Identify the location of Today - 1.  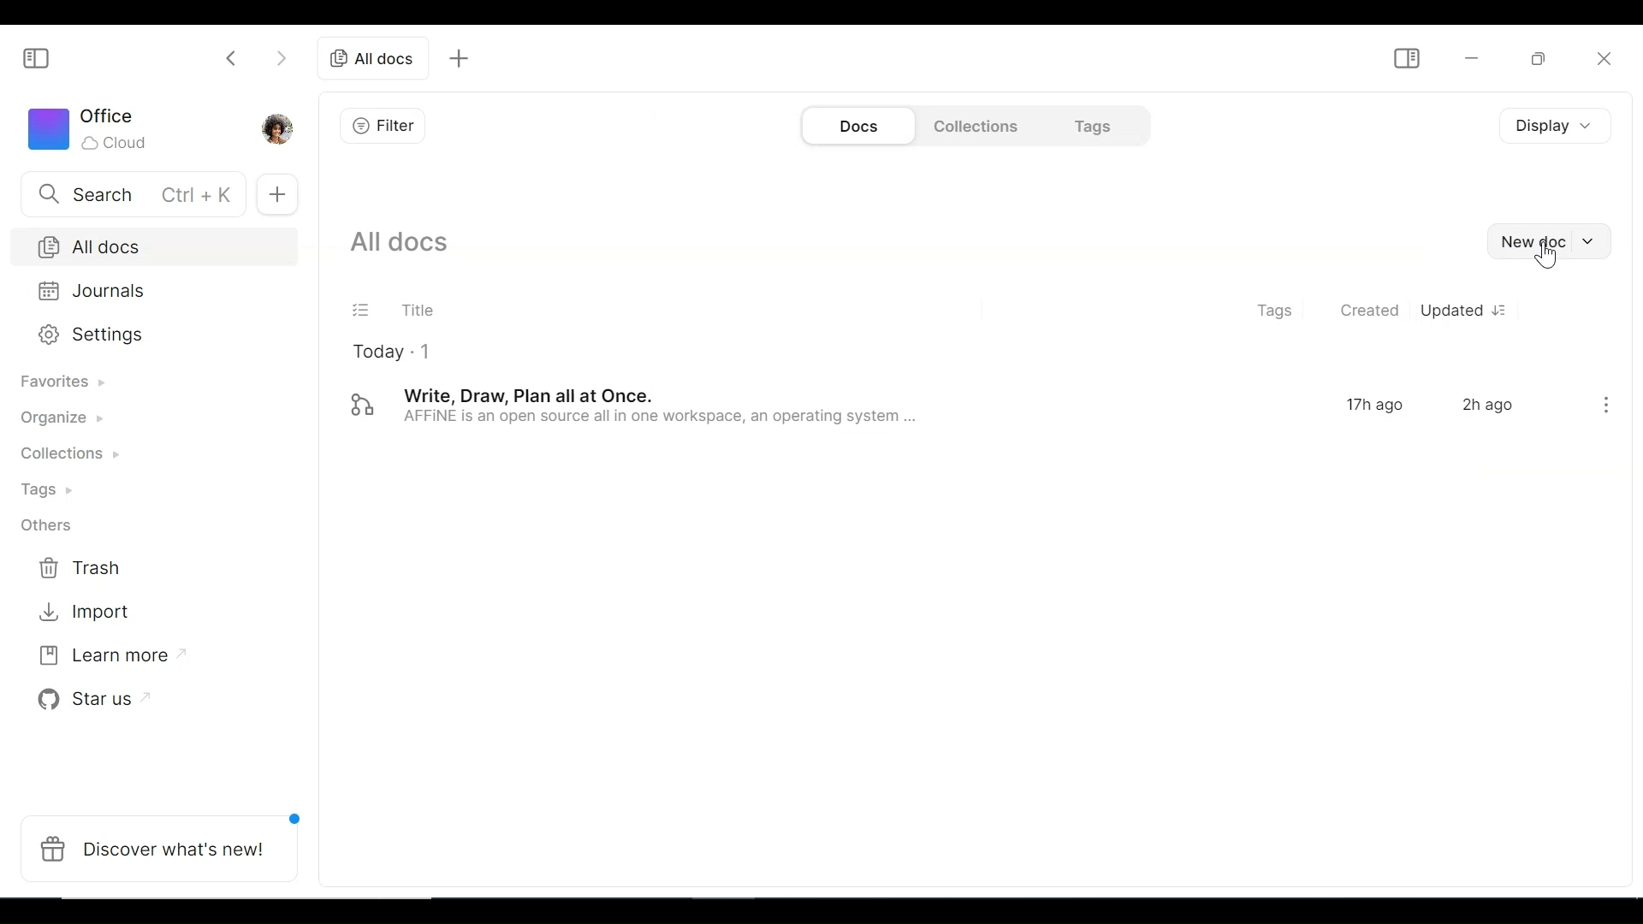
(402, 351).